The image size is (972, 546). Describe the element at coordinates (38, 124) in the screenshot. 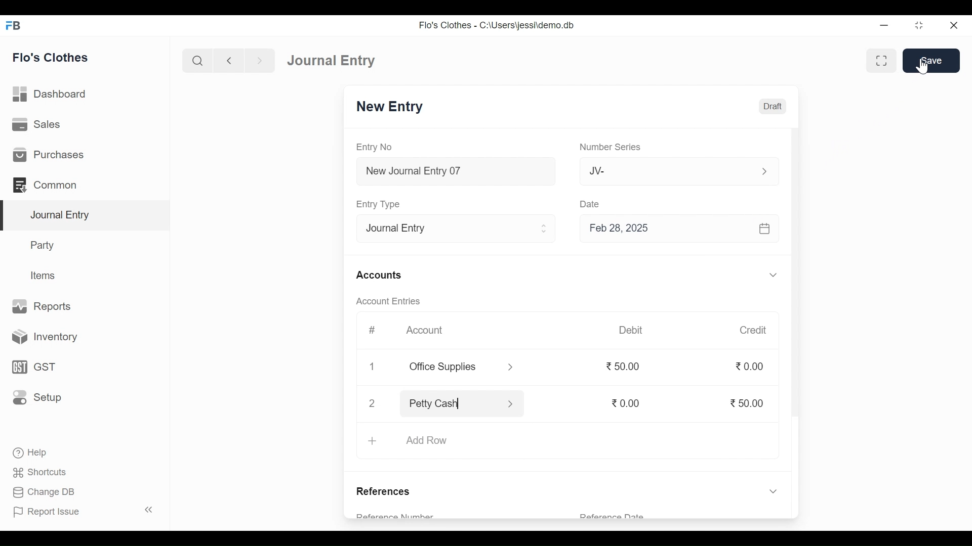

I see `Sales` at that location.